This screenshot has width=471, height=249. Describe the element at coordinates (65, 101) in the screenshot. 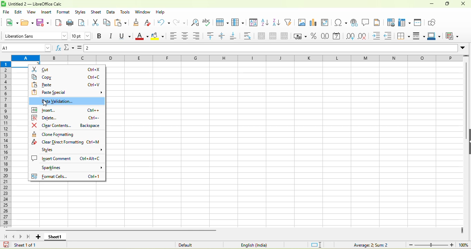

I see `data validation` at that location.